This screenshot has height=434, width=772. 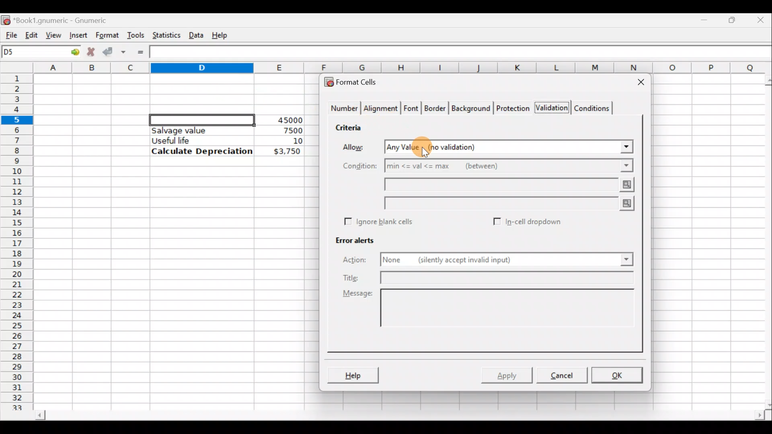 What do you see at coordinates (66, 20) in the screenshot?
I see `Book1.gnumeric - Gnumeric` at bounding box center [66, 20].